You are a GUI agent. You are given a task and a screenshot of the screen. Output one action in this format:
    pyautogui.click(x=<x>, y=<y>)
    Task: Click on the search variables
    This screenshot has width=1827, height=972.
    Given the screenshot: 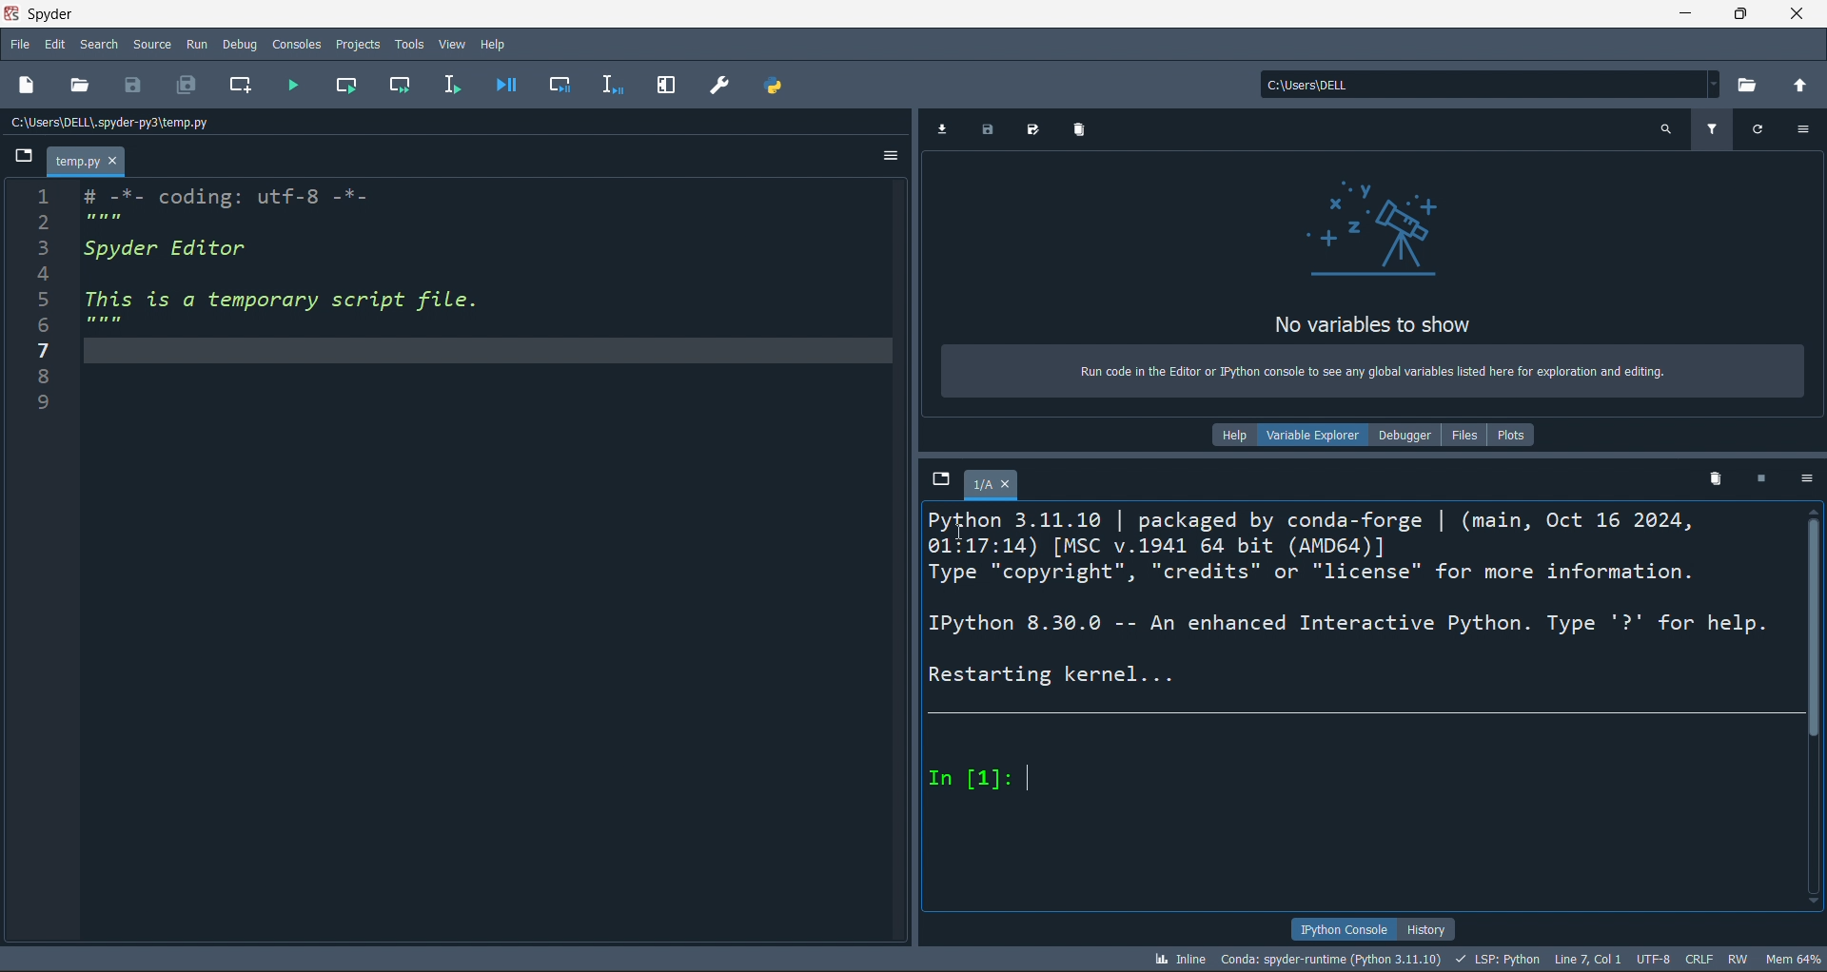 What is the action you would take?
    pyautogui.click(x=1668, y=130)
    